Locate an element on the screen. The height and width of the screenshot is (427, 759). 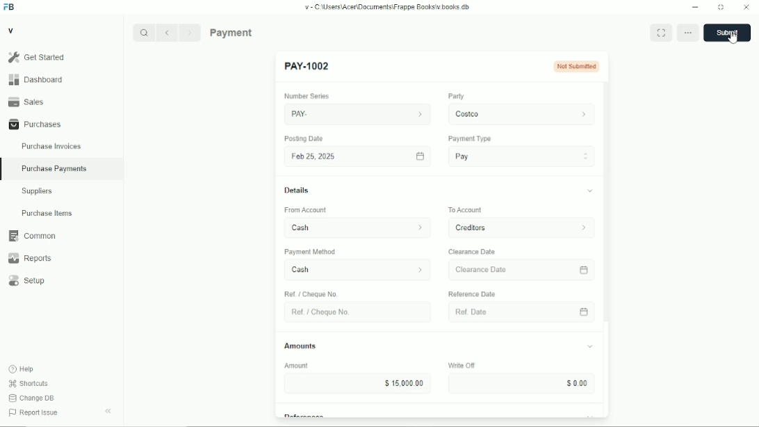
Clearance Date is located at coordinates (475, 252).